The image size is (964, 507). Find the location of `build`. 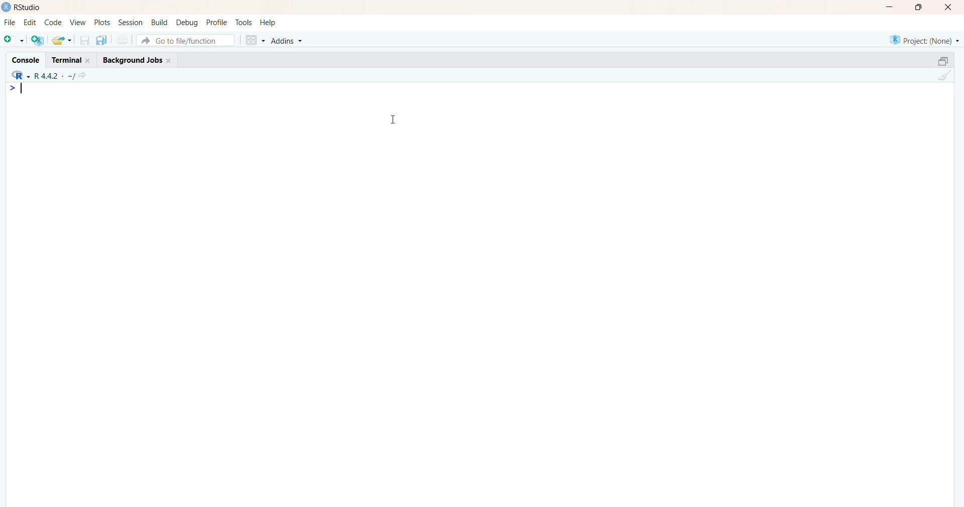

build is located at coordinates (160, 23).